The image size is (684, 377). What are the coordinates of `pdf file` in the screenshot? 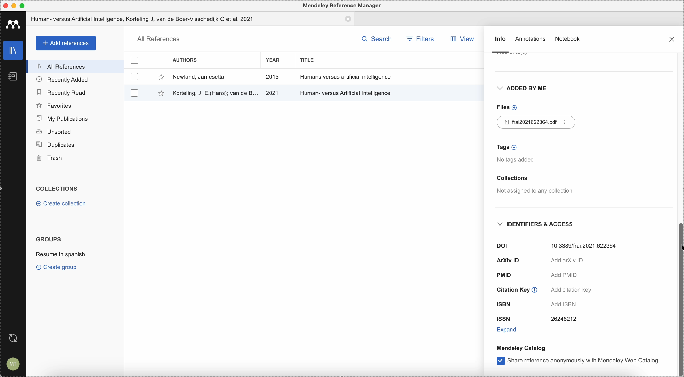 It's located at (537, 122).